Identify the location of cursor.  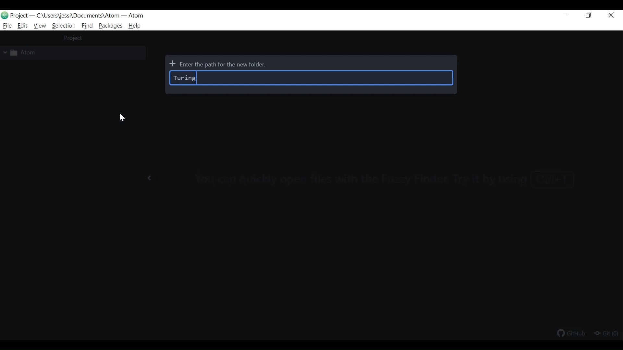
(122, 119).